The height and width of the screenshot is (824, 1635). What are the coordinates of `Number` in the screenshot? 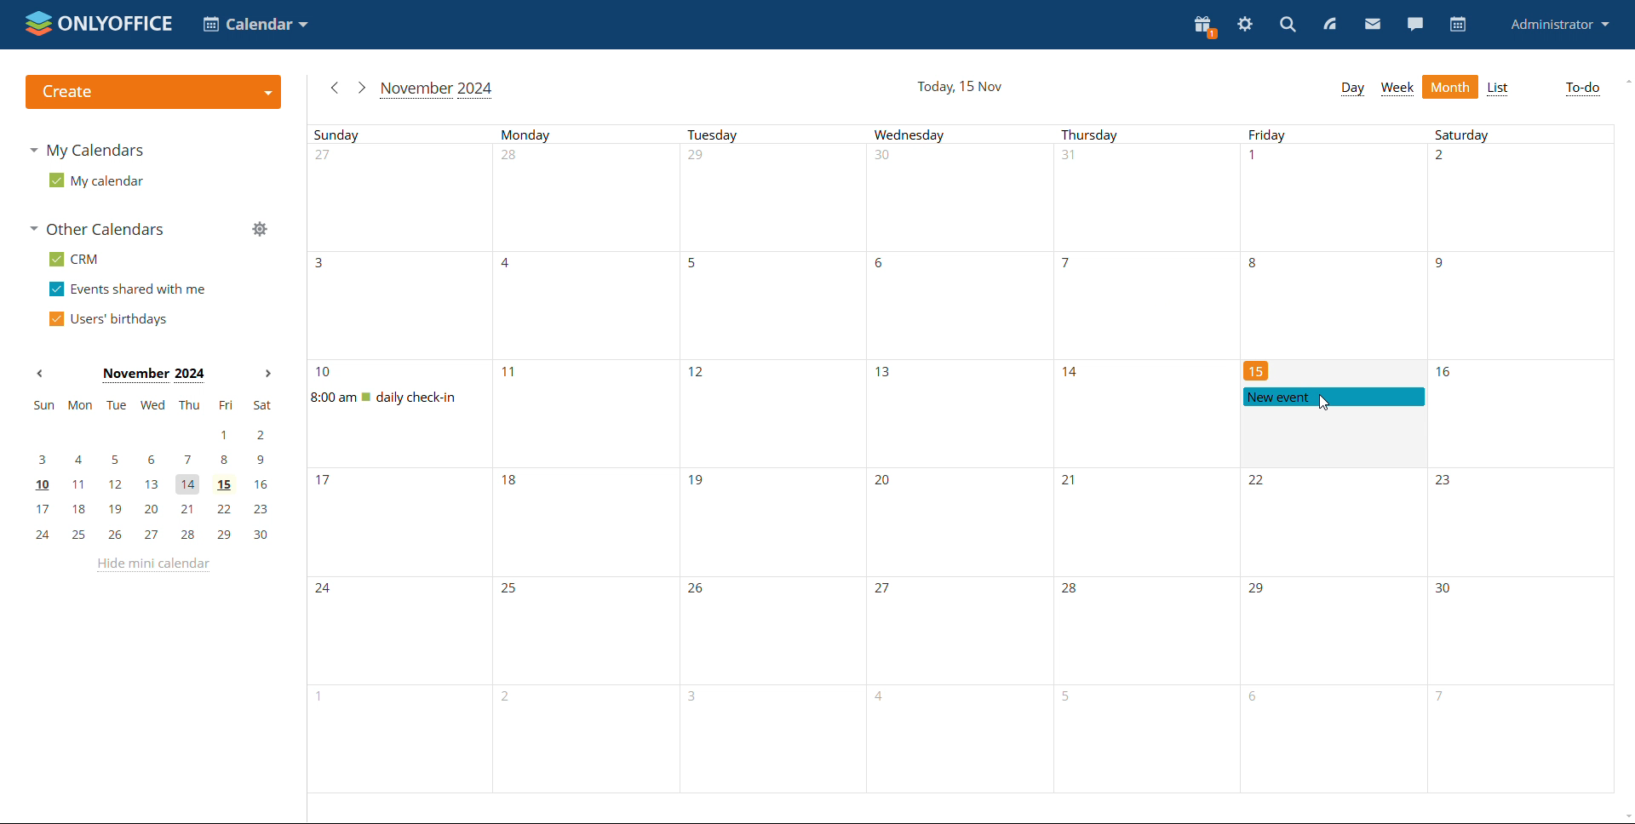 It's located at (886, 375).